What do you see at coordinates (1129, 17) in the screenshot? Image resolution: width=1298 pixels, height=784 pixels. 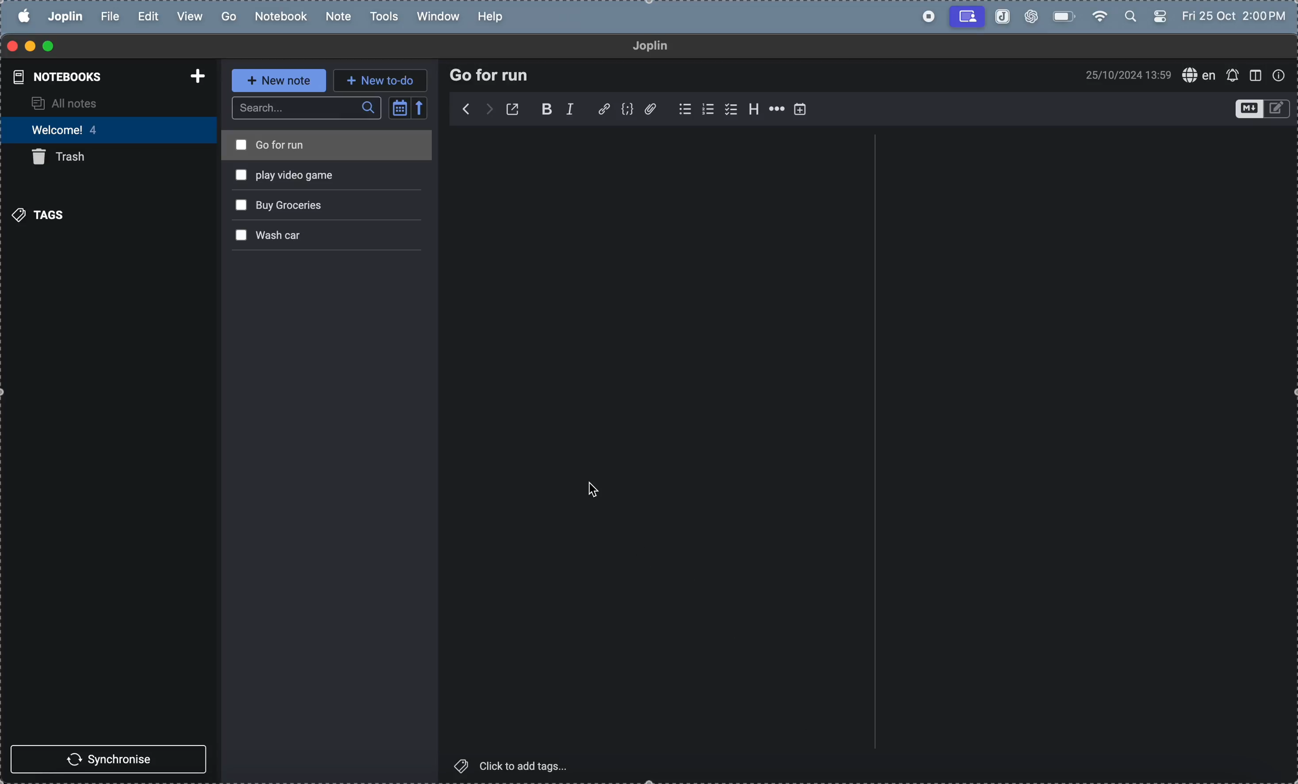 I see `apple widgets` at bounding box center [1129, 17].